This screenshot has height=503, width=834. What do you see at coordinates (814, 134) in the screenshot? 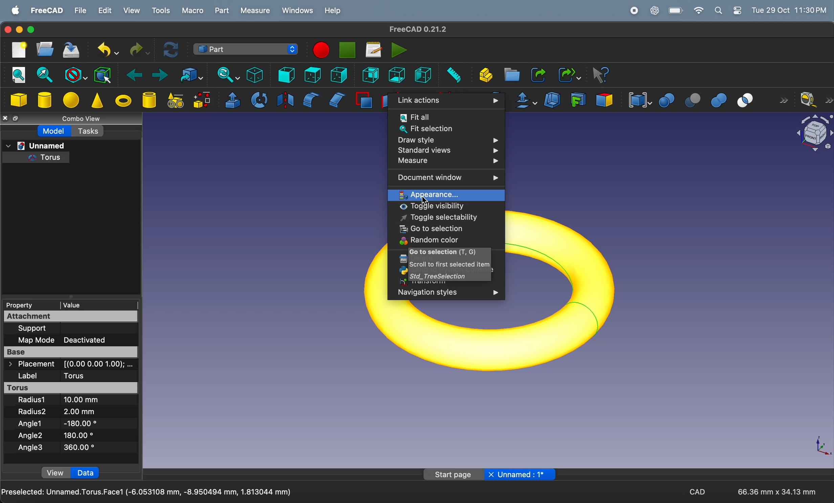
I see `object view` at bounding box center [814, 134].